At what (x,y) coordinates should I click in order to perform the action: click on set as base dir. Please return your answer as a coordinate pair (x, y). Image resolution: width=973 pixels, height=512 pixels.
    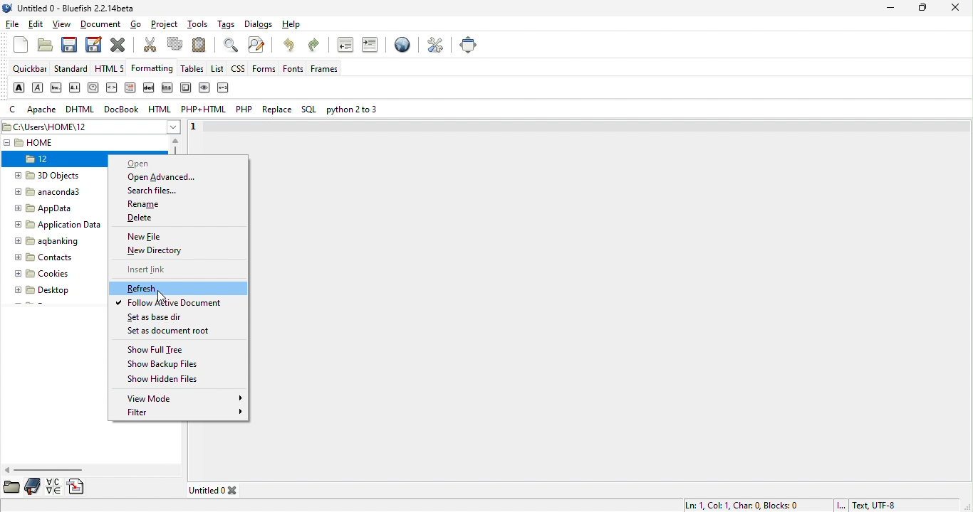
    Looking at the image, I should click on (162, 319).